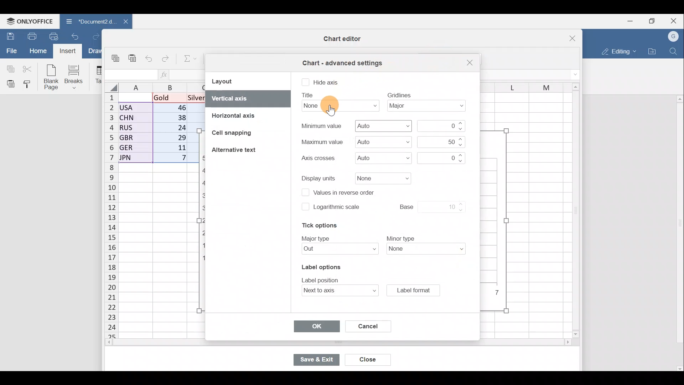 This screenshot has height=385, width=684. What do you see at coordinates (678, 233) in the screenshot?
I see `Scroll bar` at bounding box center [678, 233].